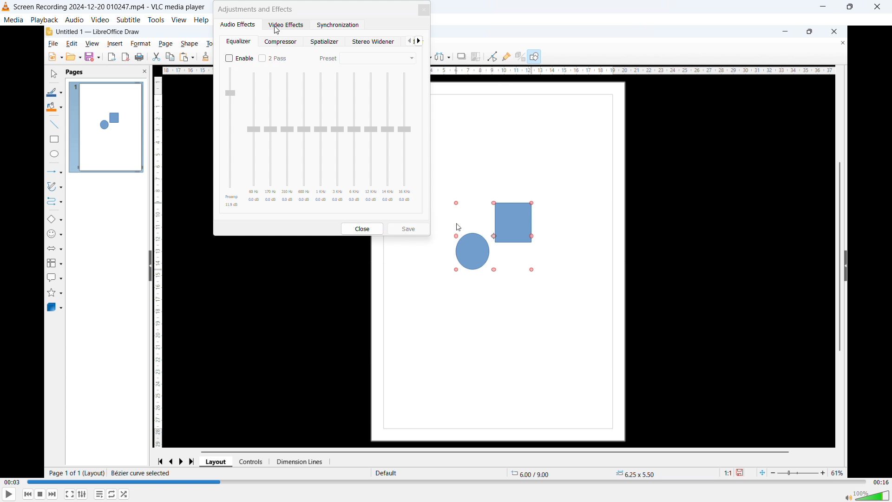 The width and height of the screenshot is (892, 502). What do you see at coordinates (446, 481) in the screenshot?
I see `Time bar ` at bounding box center [446, 481].